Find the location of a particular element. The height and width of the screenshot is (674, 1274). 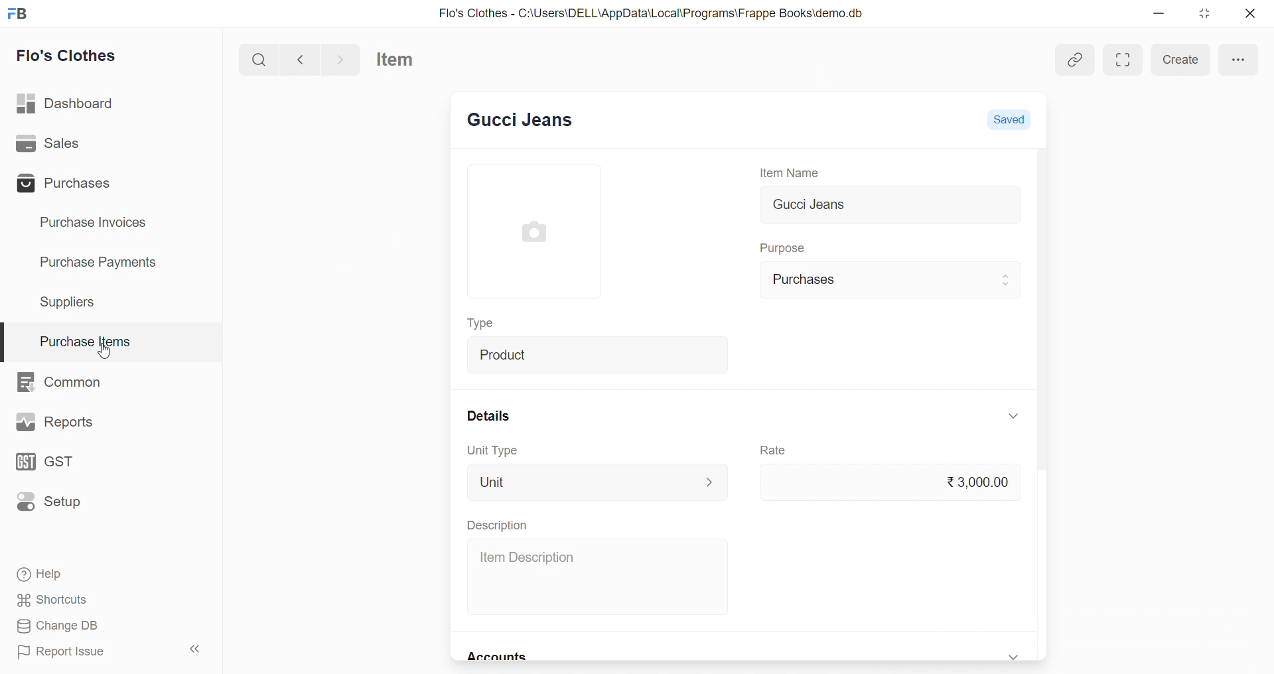

navigate forward is located at coordinates (342, 59).